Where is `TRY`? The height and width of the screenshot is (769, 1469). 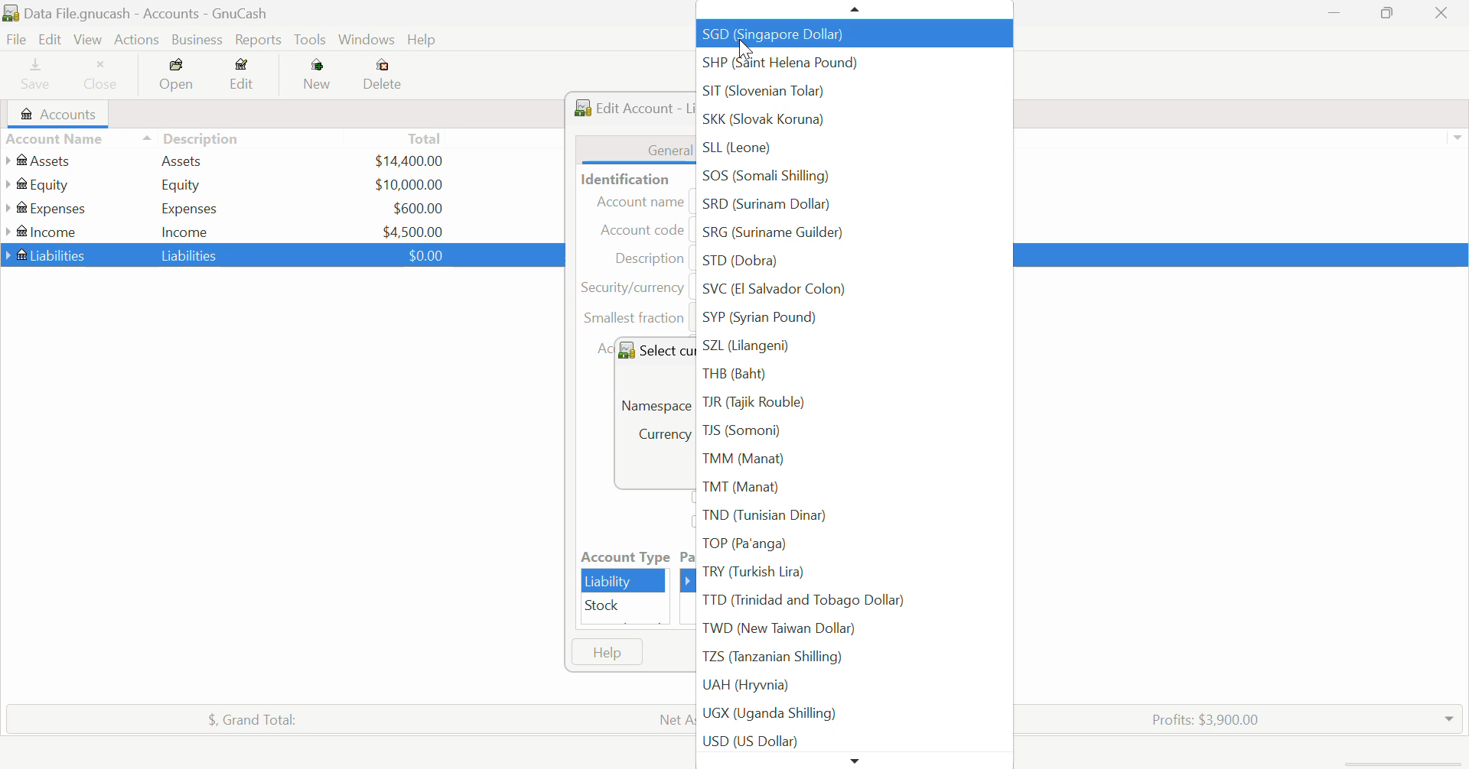 TRY is located at coordinates (852, 572).